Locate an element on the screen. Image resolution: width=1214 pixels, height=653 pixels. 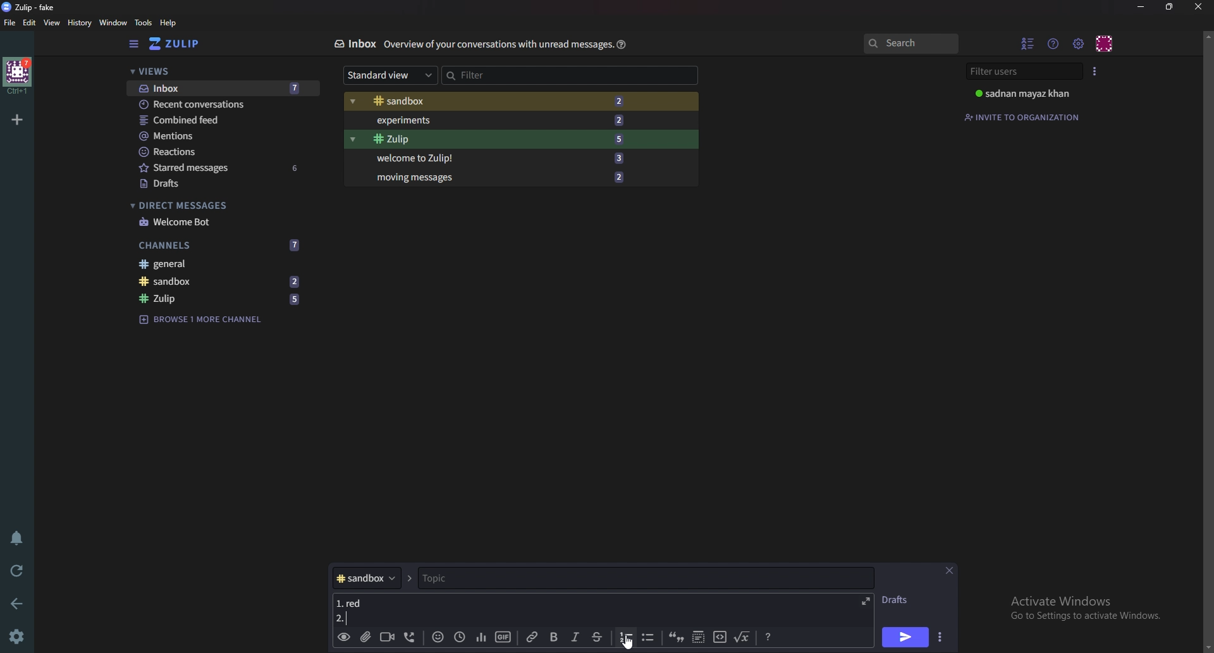
Hide sidebar is located at coordinates (133, 44).